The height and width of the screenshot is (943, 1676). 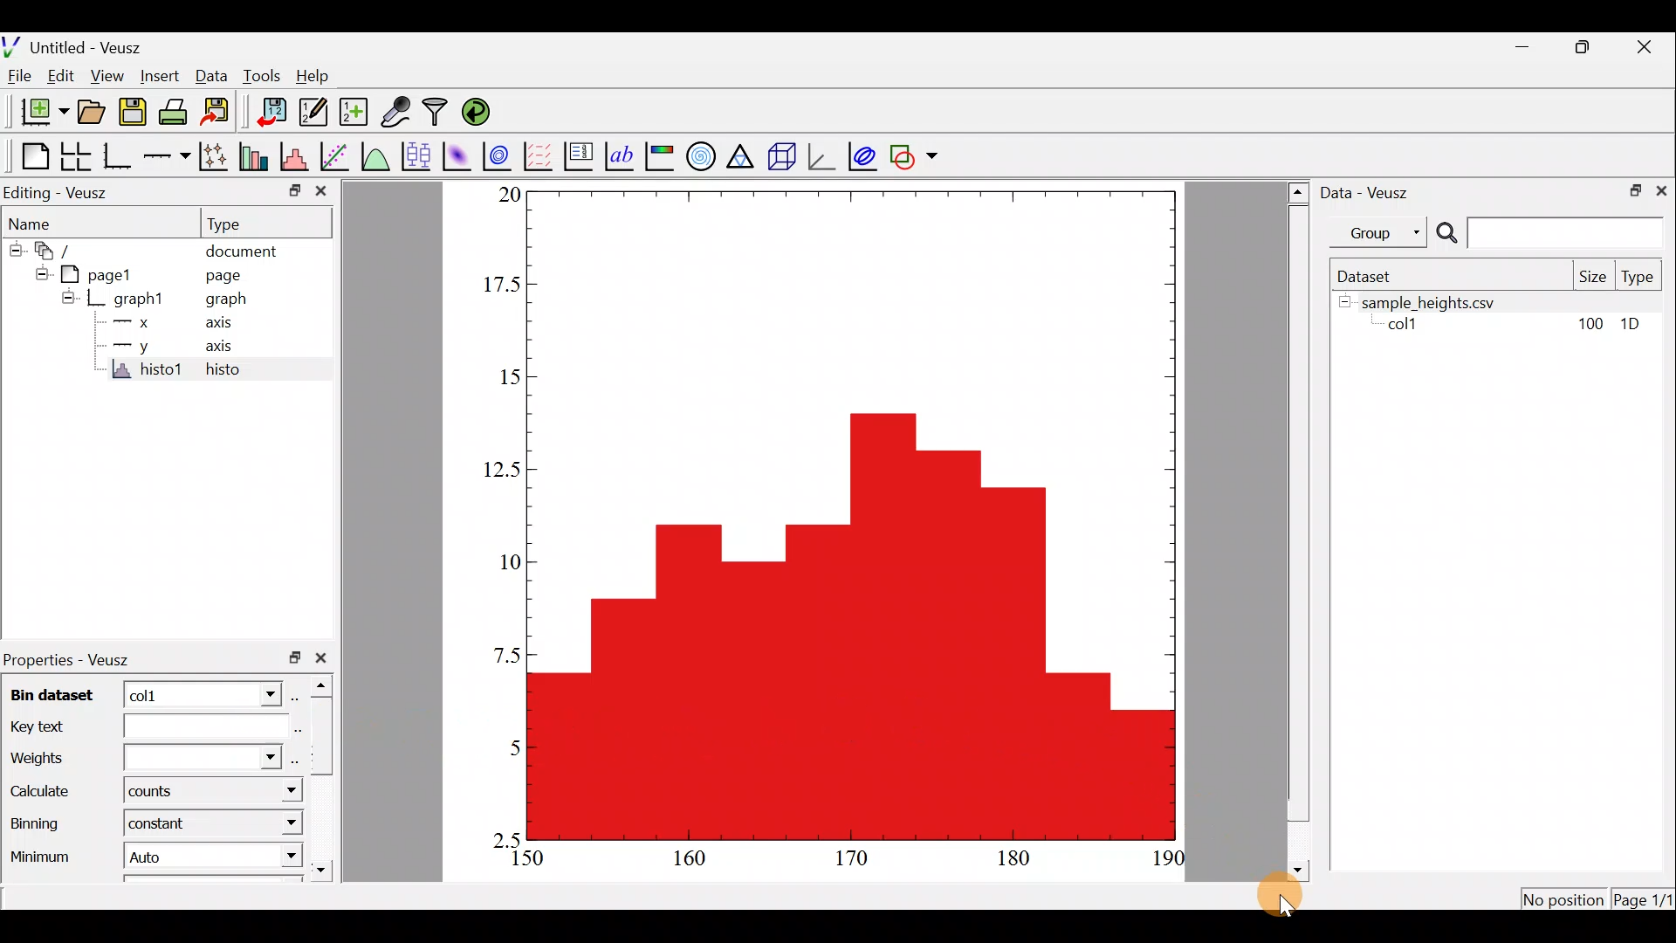 What do you see at coordinates (702, 155) in the screenshot?
I see `polar graph` at bounding box center [702, 155].